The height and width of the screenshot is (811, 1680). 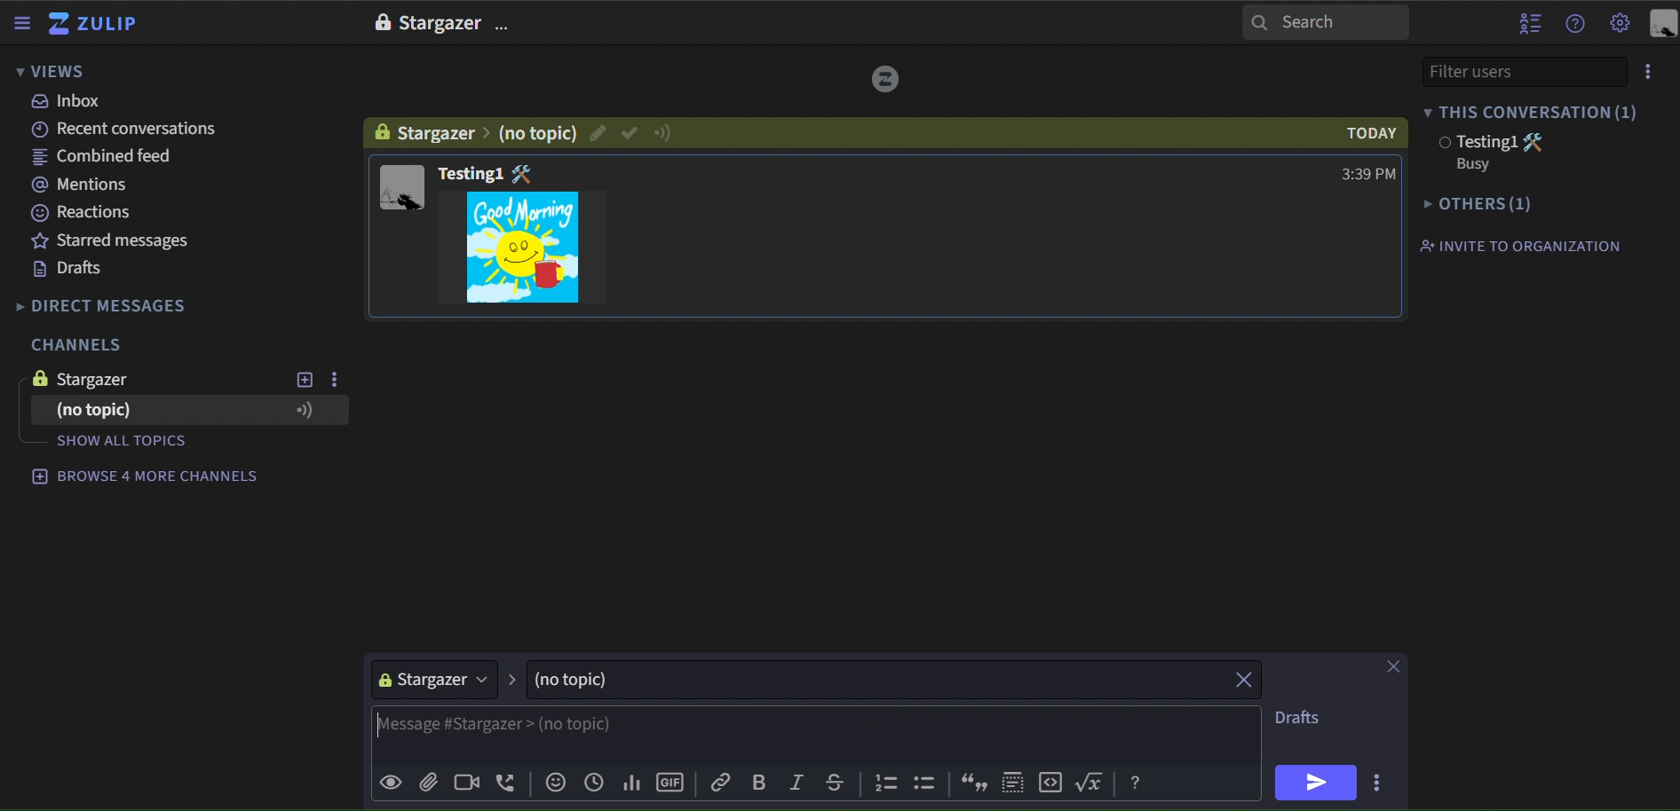 What do you see at coordinates (1381, 780) in the screenshot?
I see `more options` at bounding box center [1381, 780].